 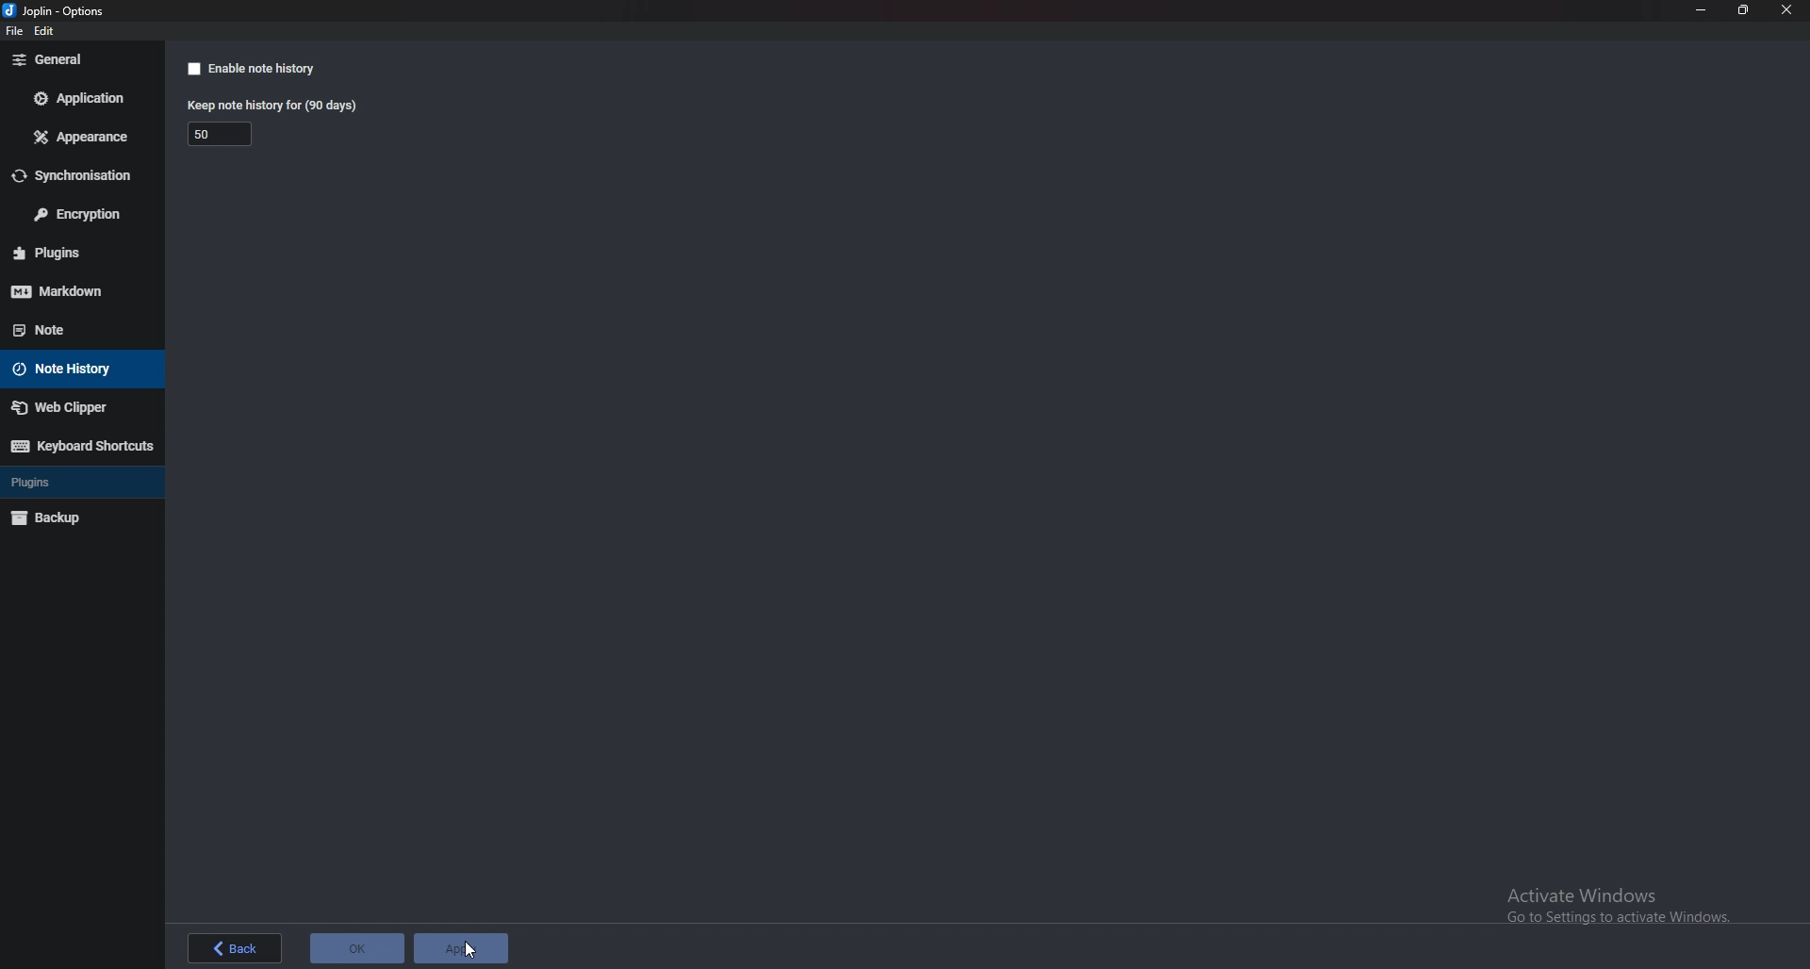 I want to click on Keyboard shortcuts, so click(x=81, y=446).